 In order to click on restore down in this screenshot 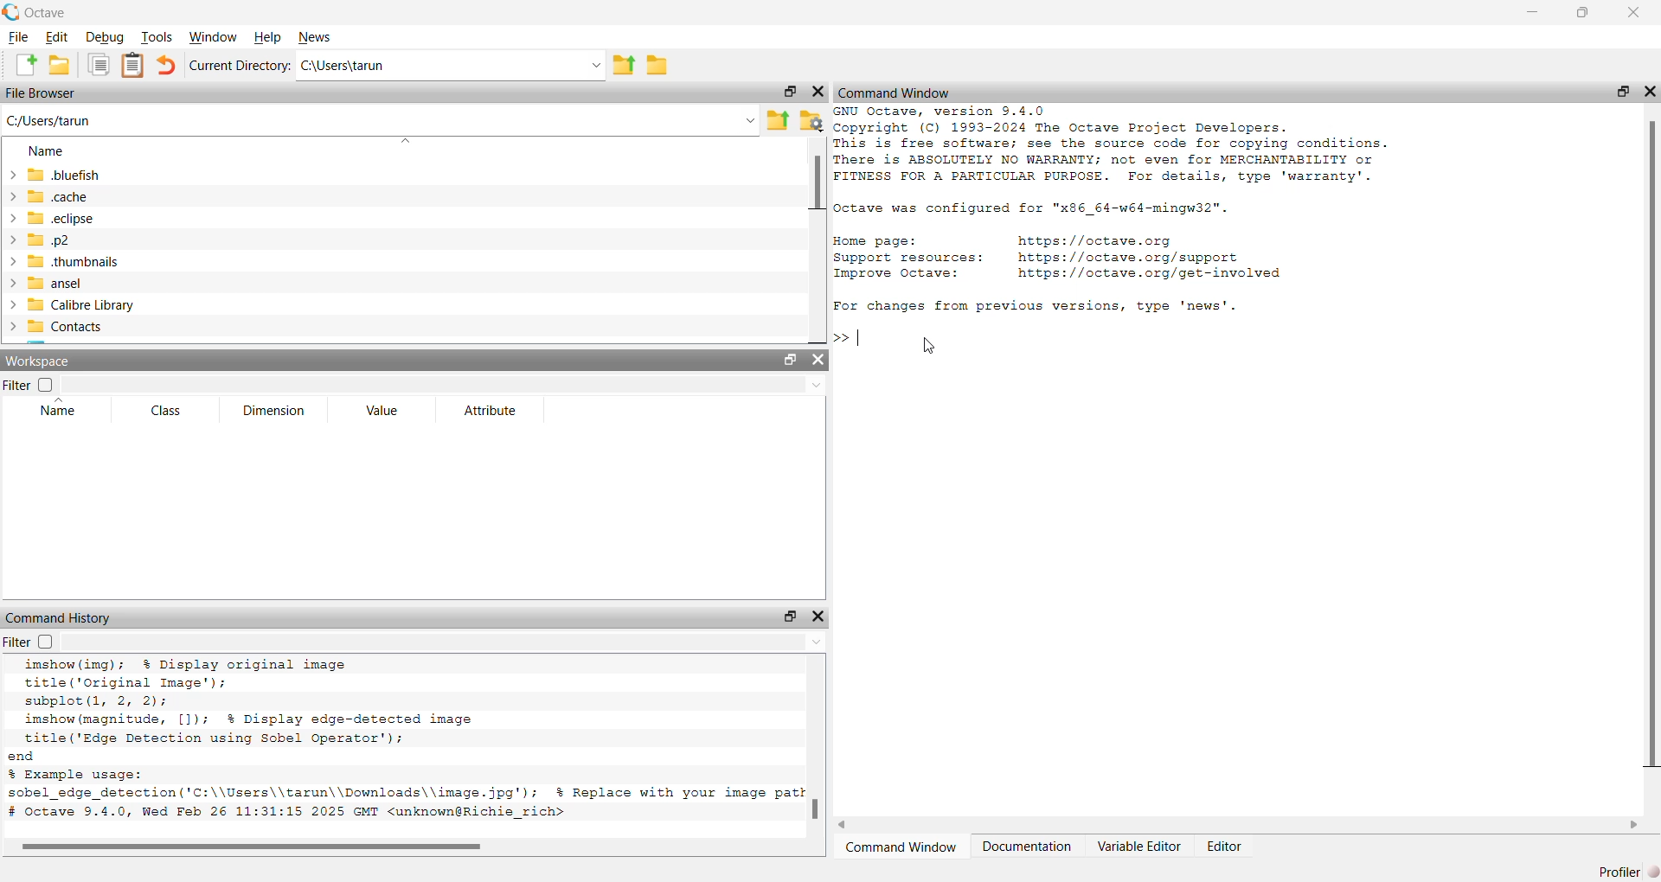, I will do `click(788, 90)`.